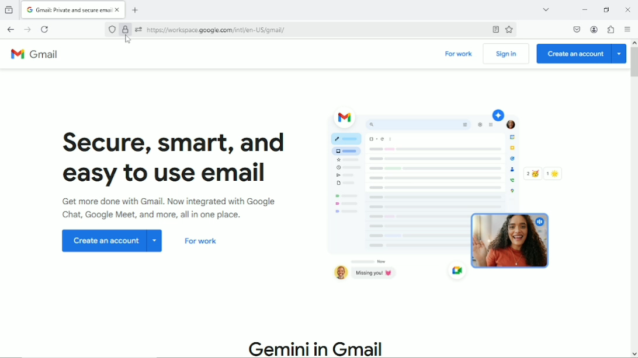 Image resolution: width=638 pixels, height=358 pixels. Describe the element at coordinates (197, 240) in the screenshot. I see `For work` at that location.